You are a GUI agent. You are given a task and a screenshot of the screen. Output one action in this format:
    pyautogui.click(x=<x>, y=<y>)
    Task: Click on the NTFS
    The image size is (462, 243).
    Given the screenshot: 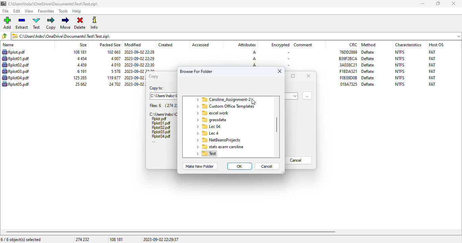 What is the action you would take?
    pyautogui.click(x=400, y=71)
    